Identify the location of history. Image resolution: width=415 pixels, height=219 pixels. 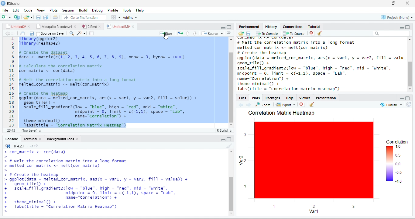
(270, 26).